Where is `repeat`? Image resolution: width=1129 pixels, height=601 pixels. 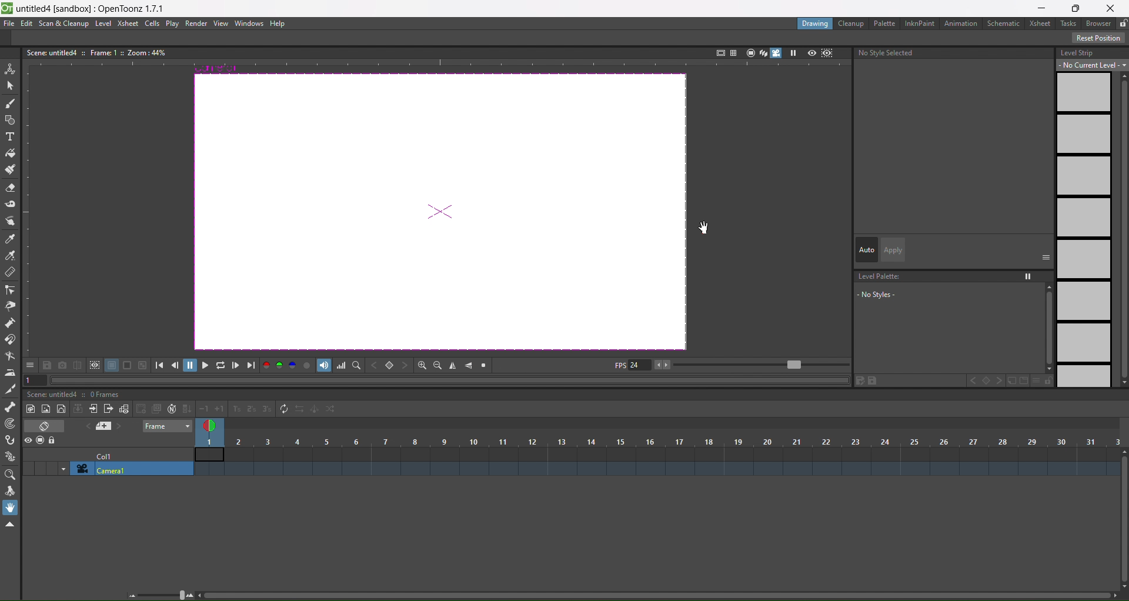 repeat is located at coordinates (281, 408).